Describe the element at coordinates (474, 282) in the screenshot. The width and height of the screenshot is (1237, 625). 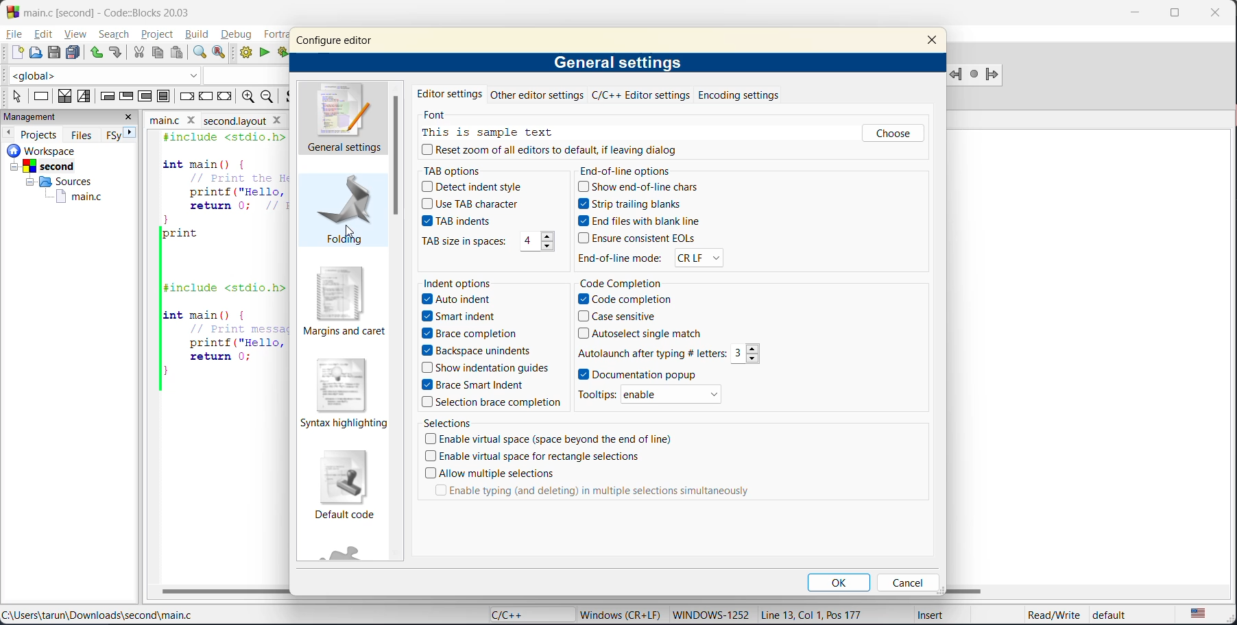
I see `indent options` at that location.